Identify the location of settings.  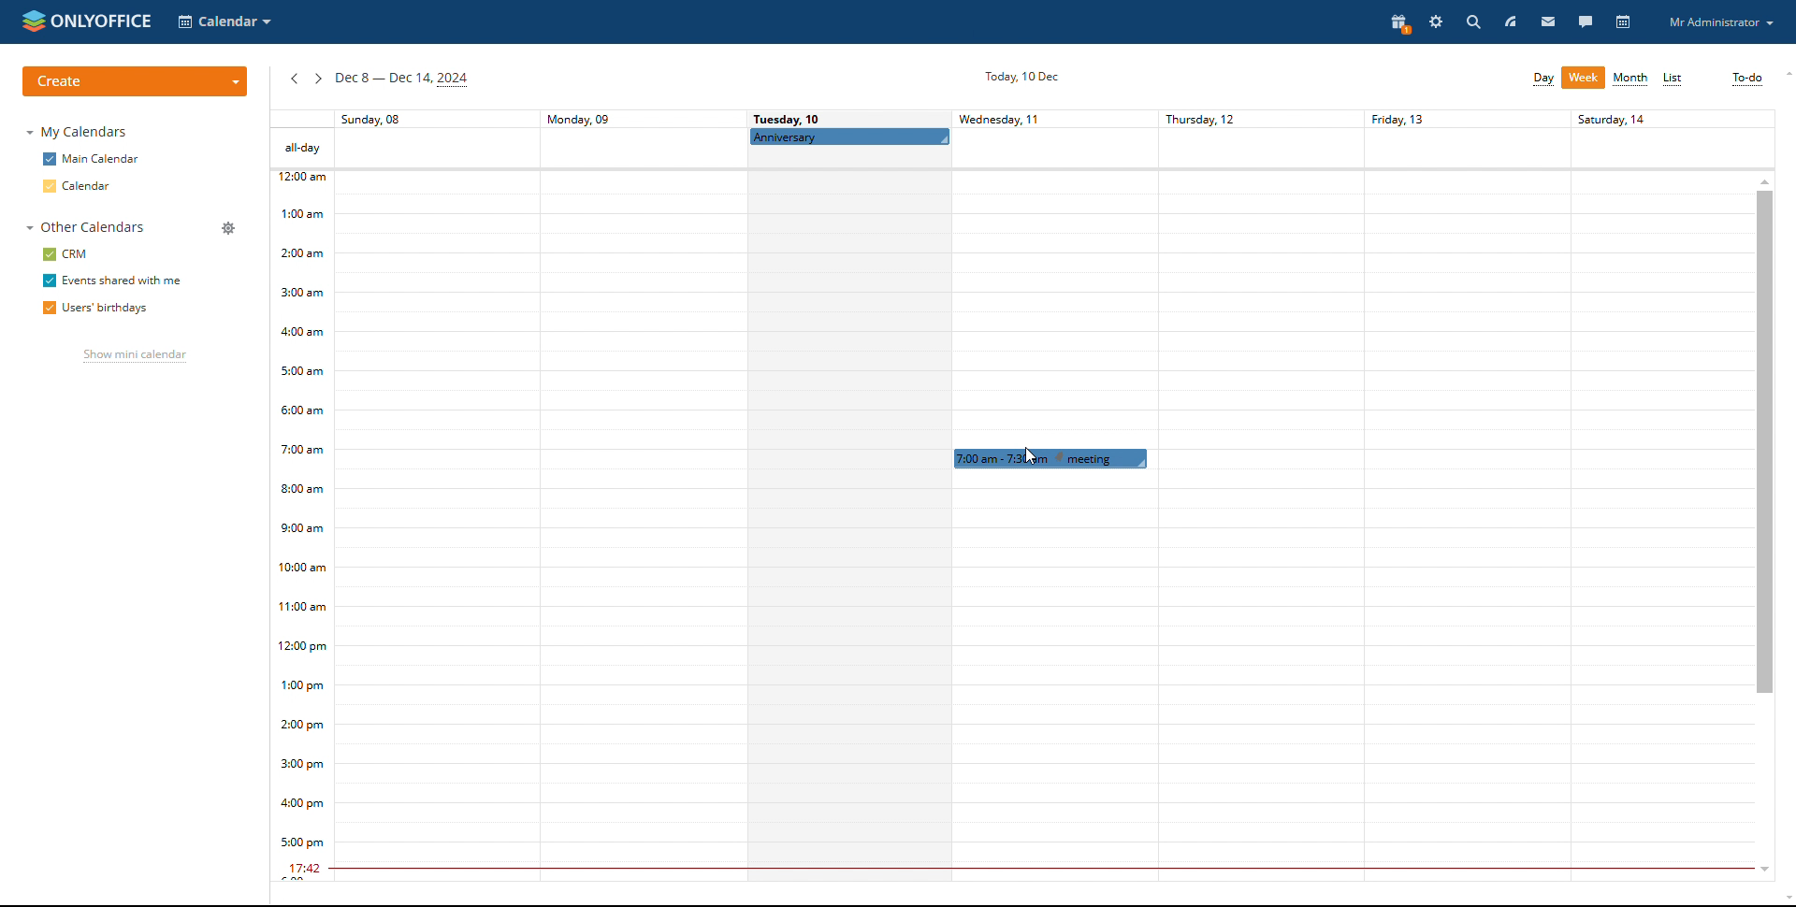
(1438, 23).